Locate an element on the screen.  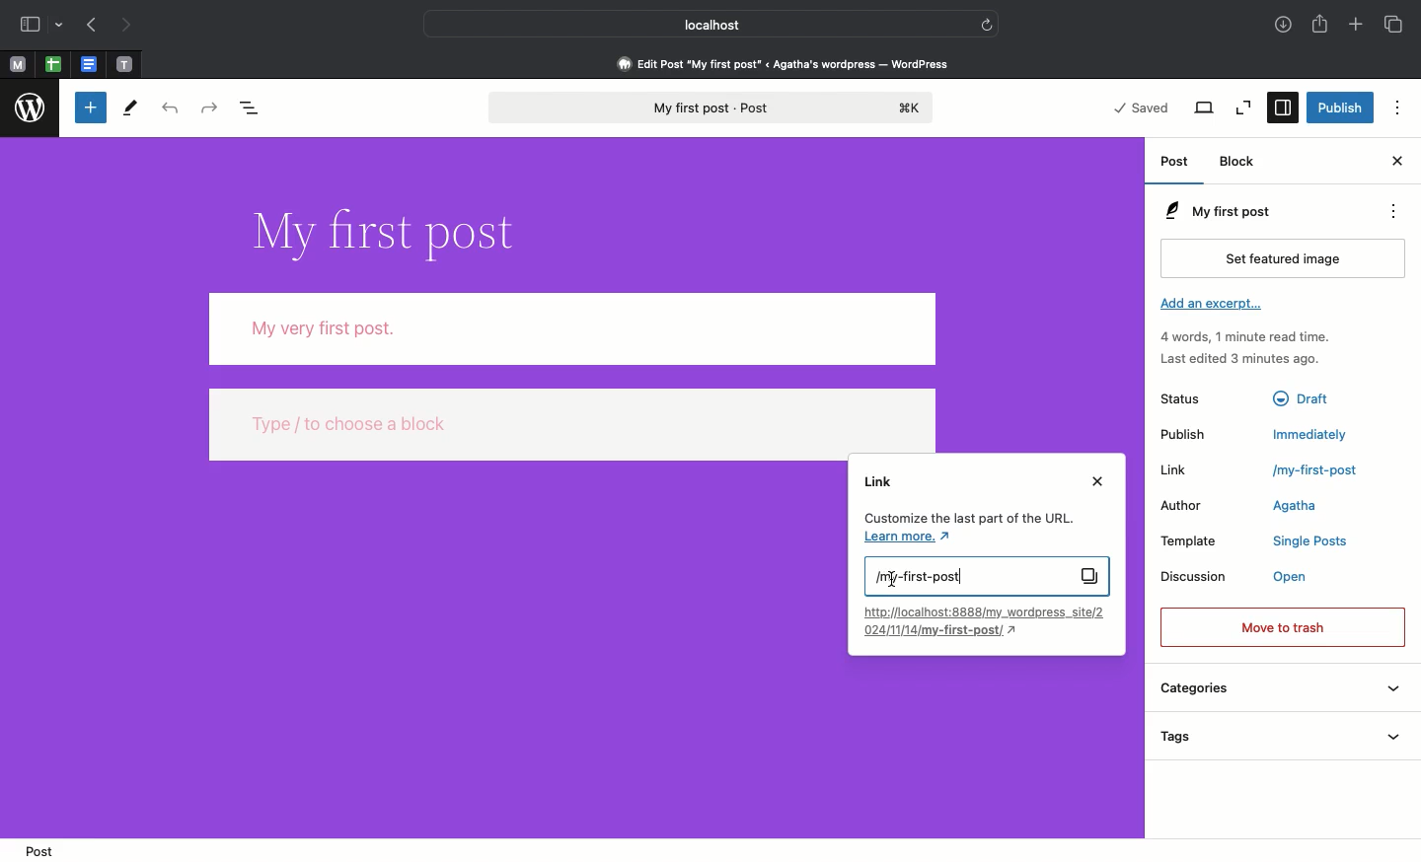
Add new tab is located at coordinates (1357, 26).